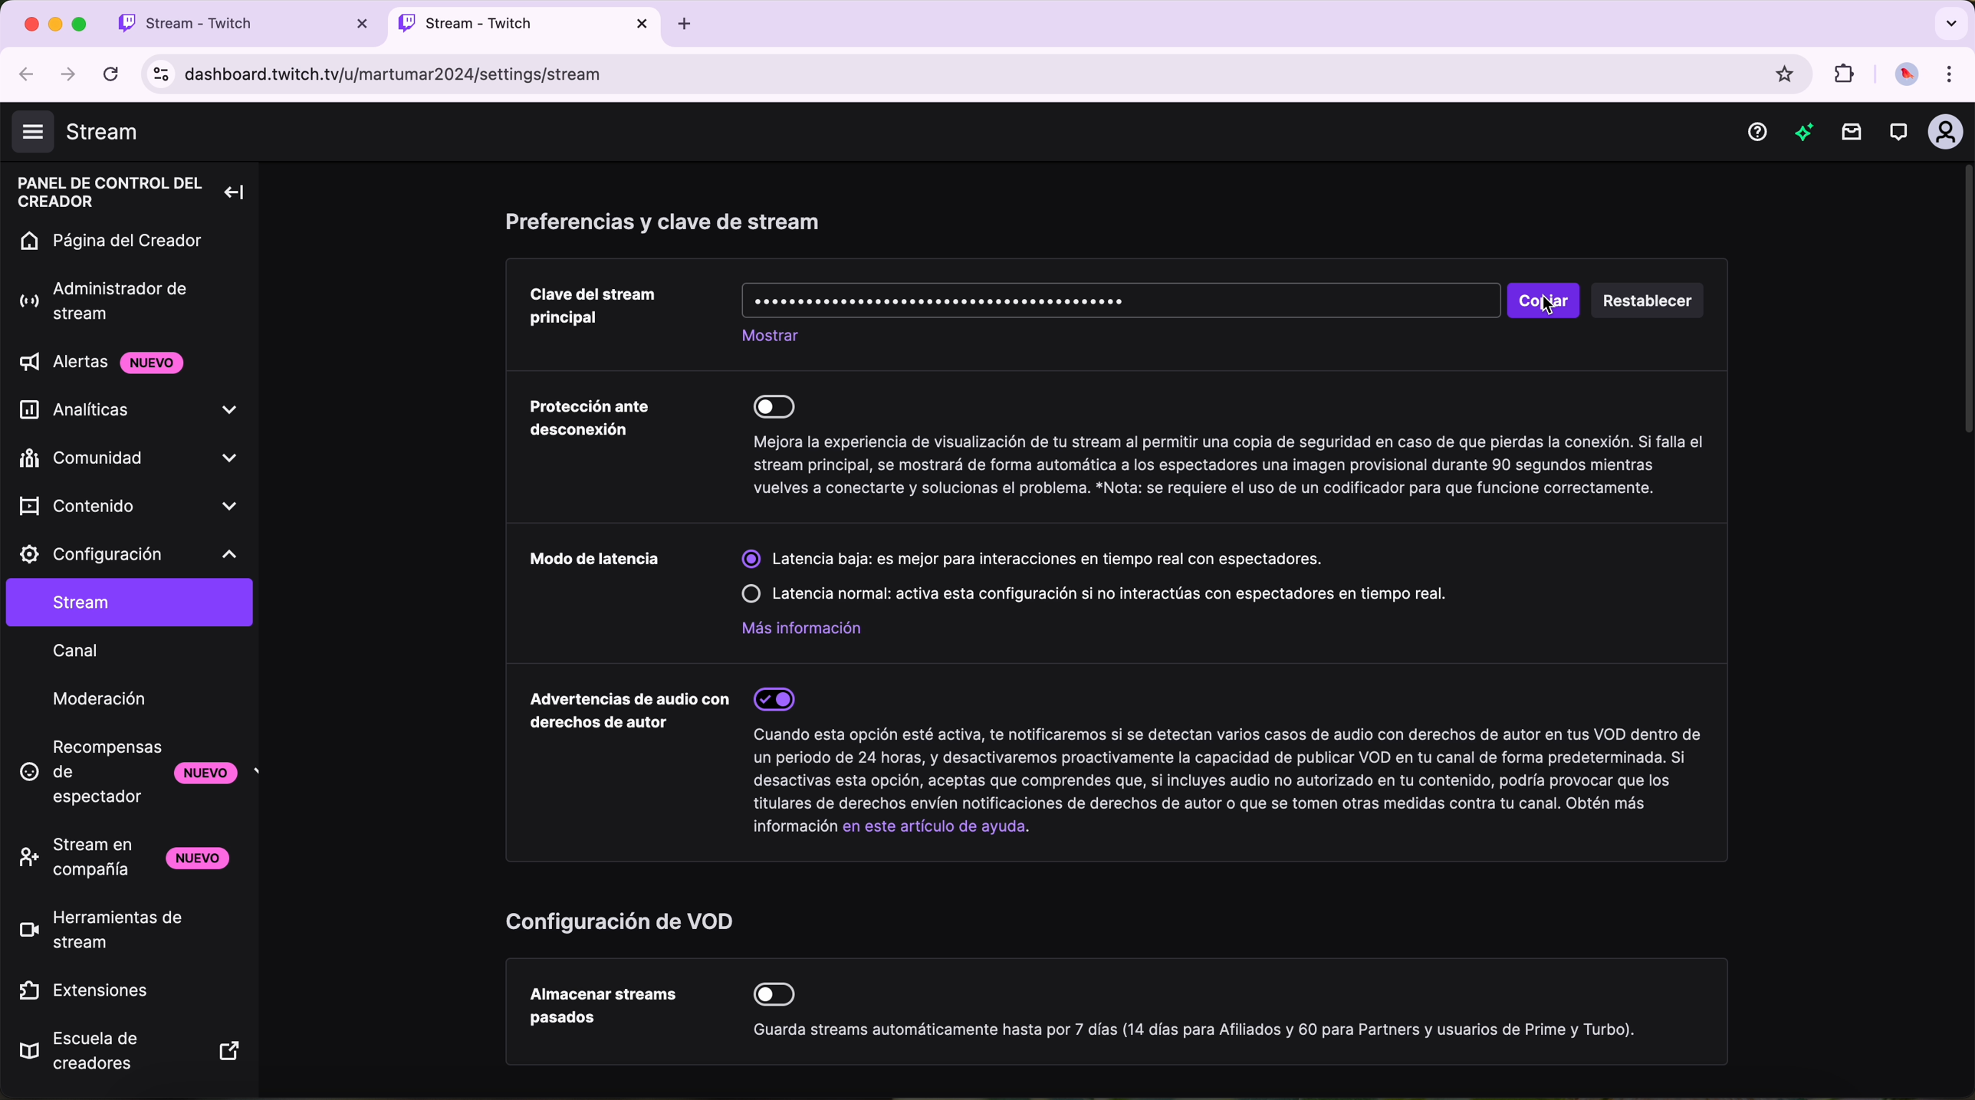 This screenshot has width=1975, height=1100. I want to click on disable option, so click(773, 406).